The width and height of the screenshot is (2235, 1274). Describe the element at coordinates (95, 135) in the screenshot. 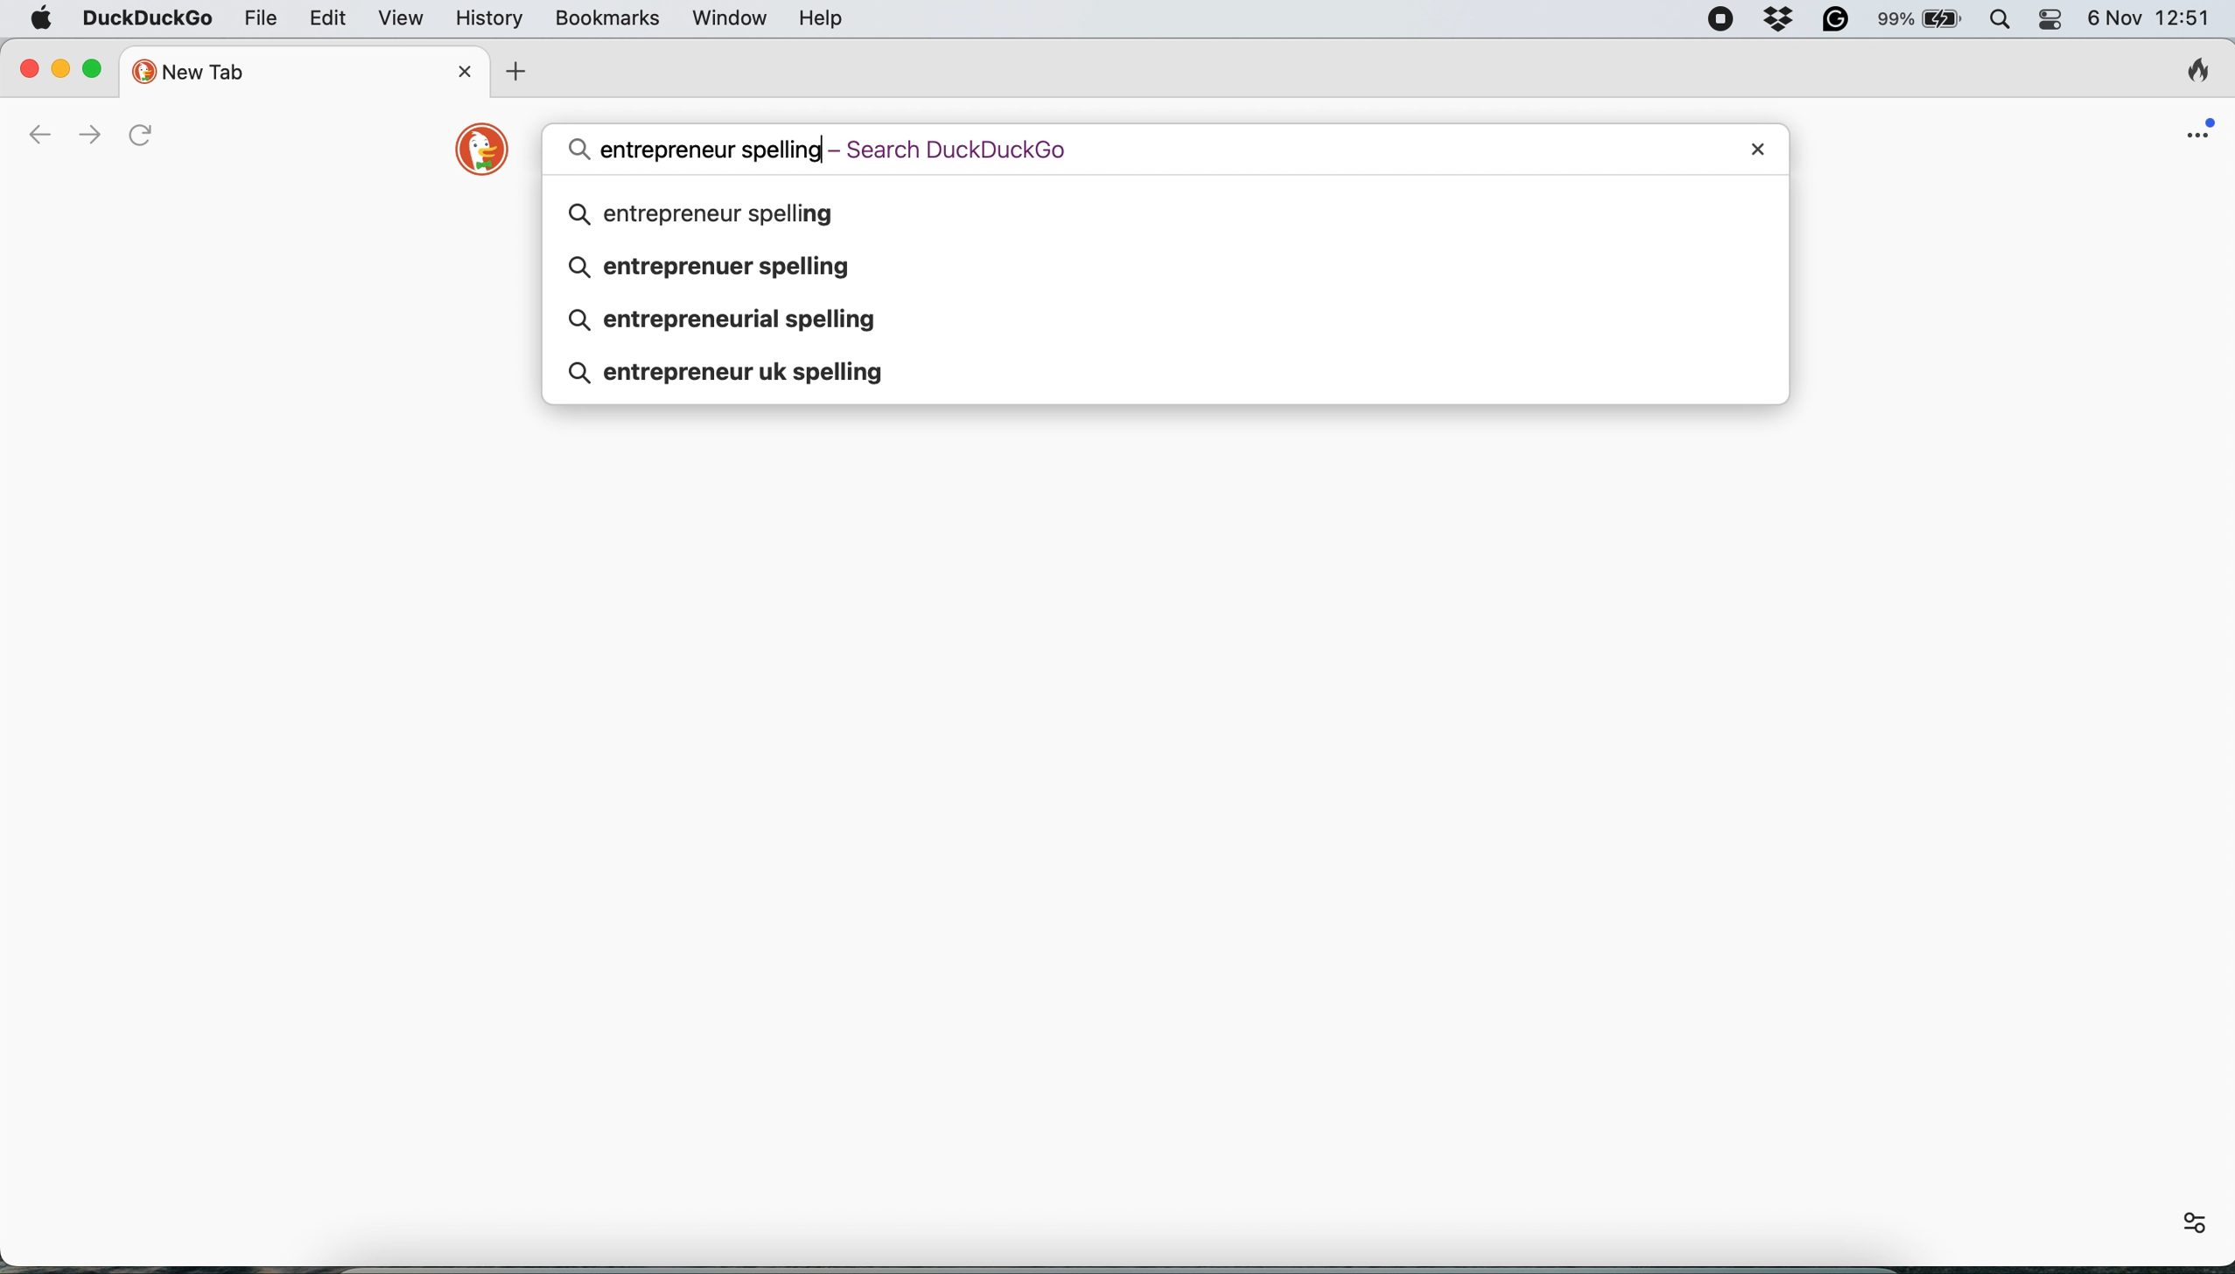

I see `go forward` at that location.